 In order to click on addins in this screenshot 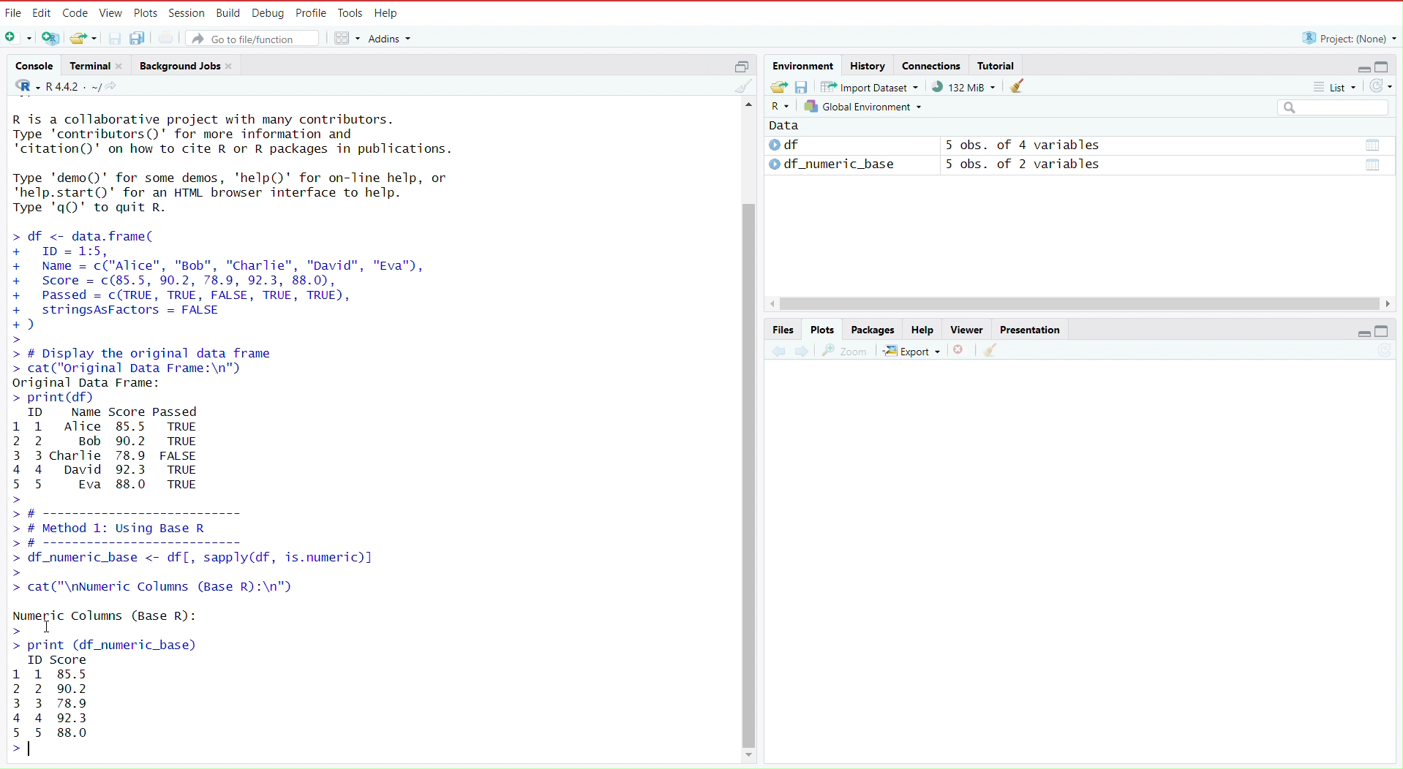, I will do `click(391, 37)`.